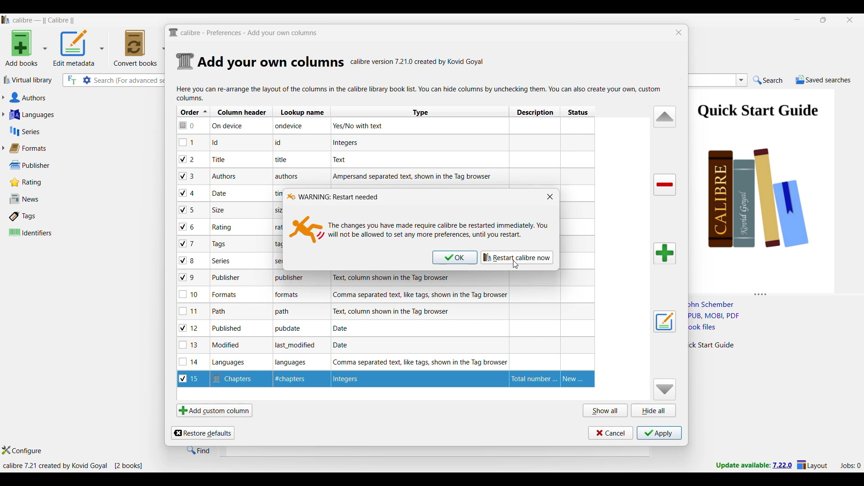 Image resolution: width=864 pixels, height=486 pixels. I want to click on note, so click(277, 244).